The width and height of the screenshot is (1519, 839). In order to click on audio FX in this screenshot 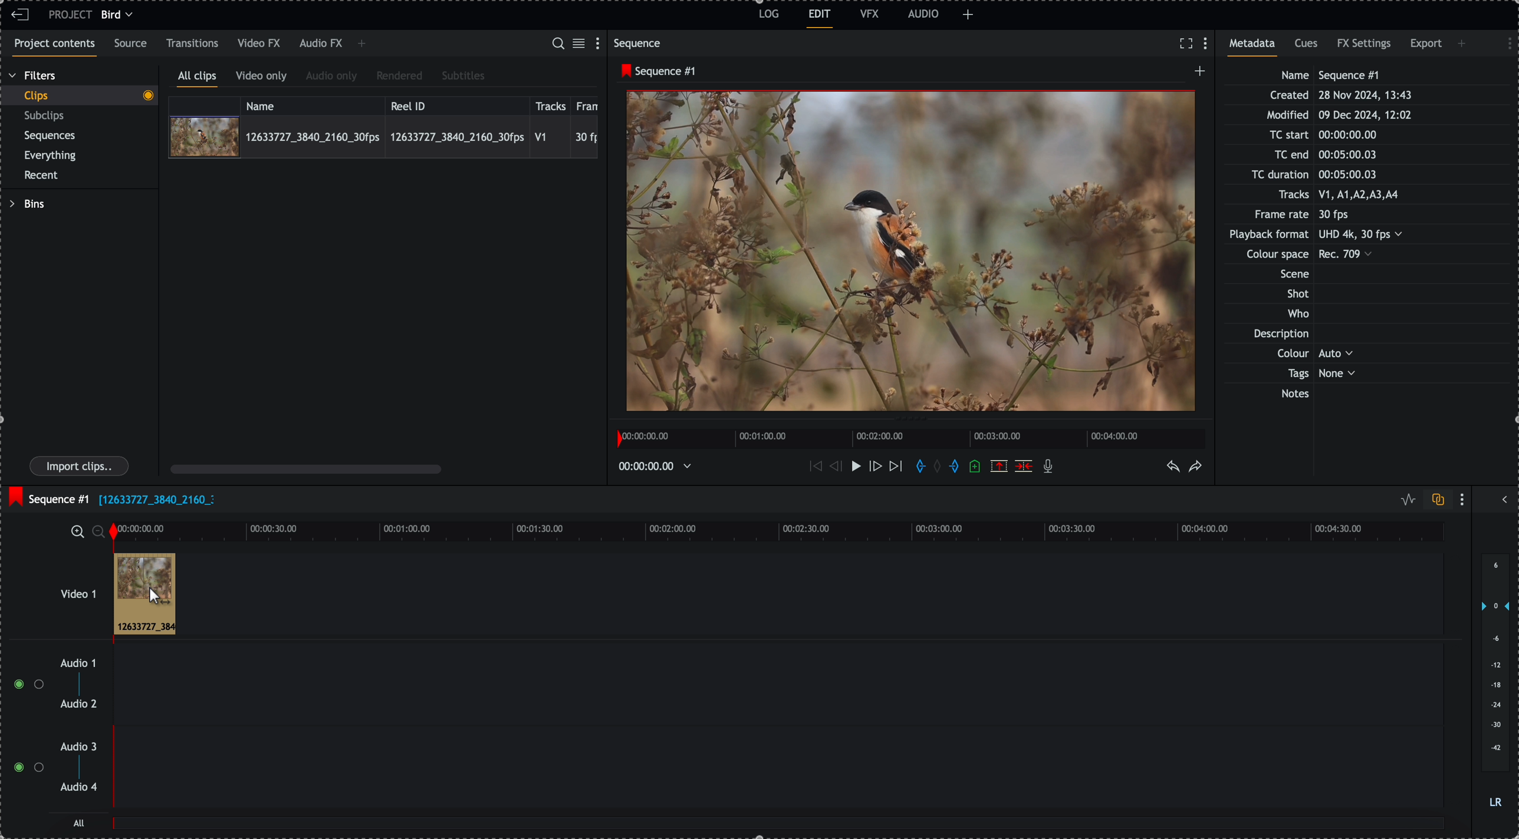, I will do `click(320, 44)`.